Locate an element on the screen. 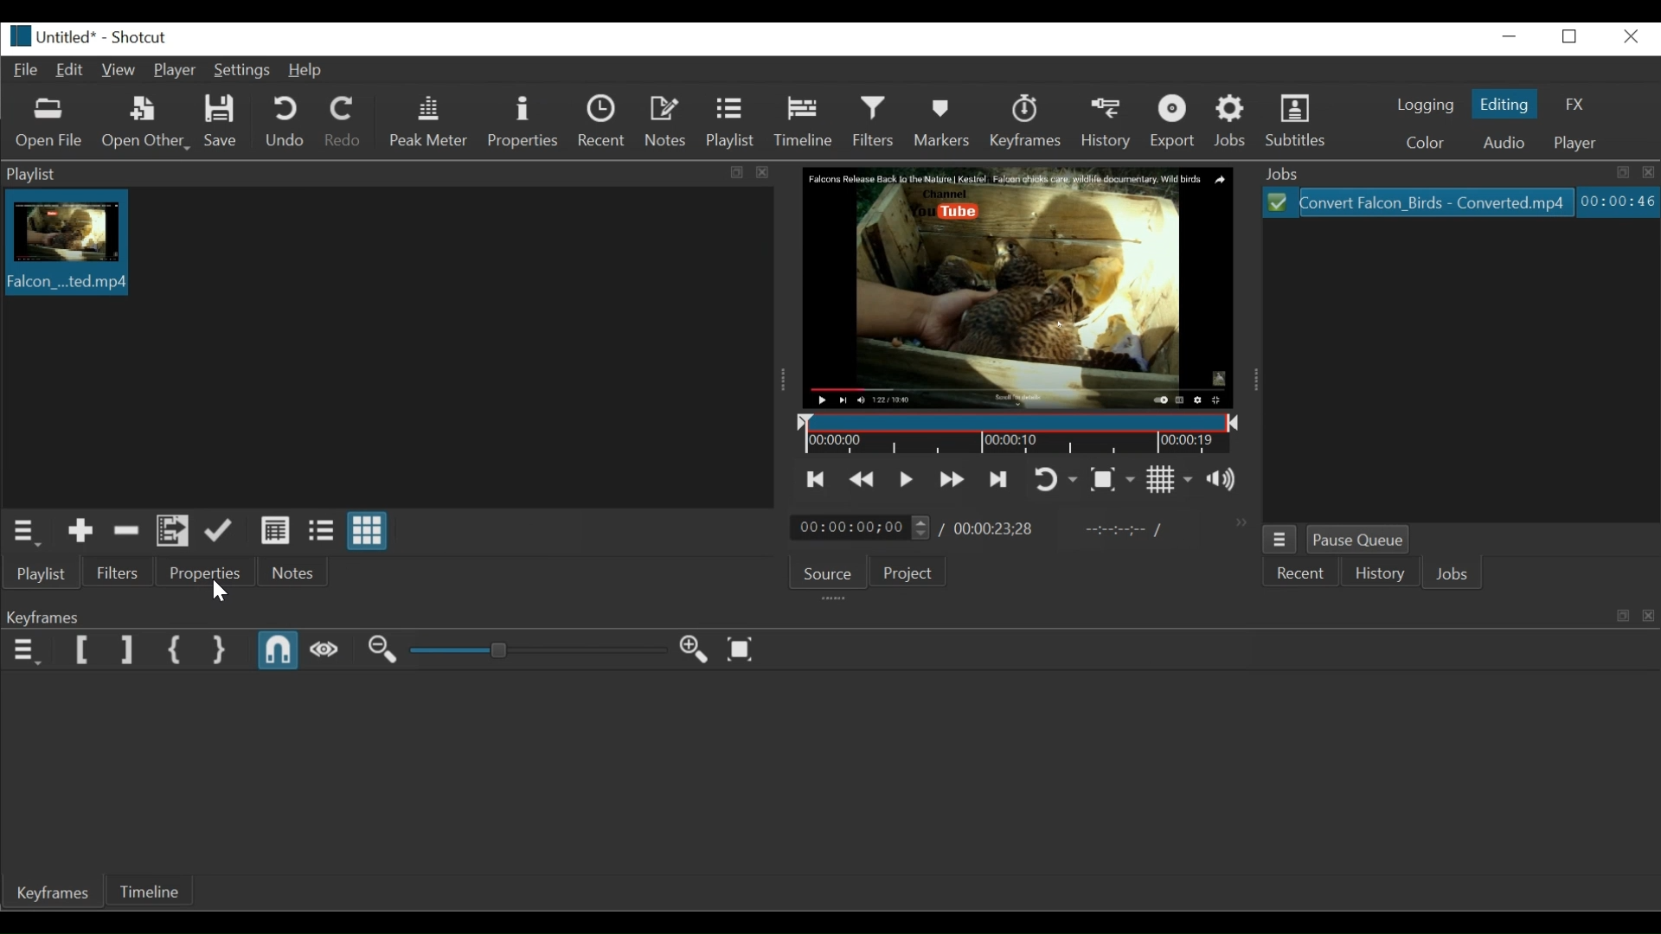 This screenshot has width=1661, height=934. Current location is located at coordinates (858, 527).